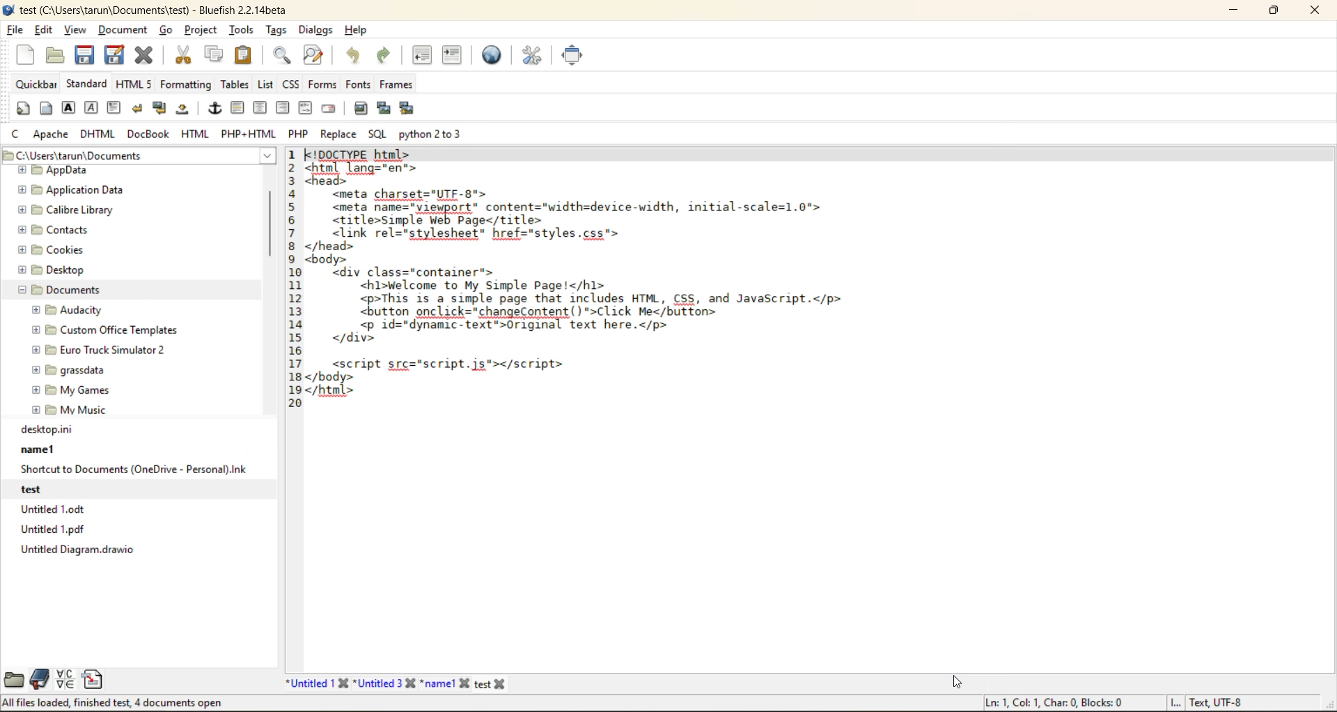  I want to click on file browser, so click(13, 679).